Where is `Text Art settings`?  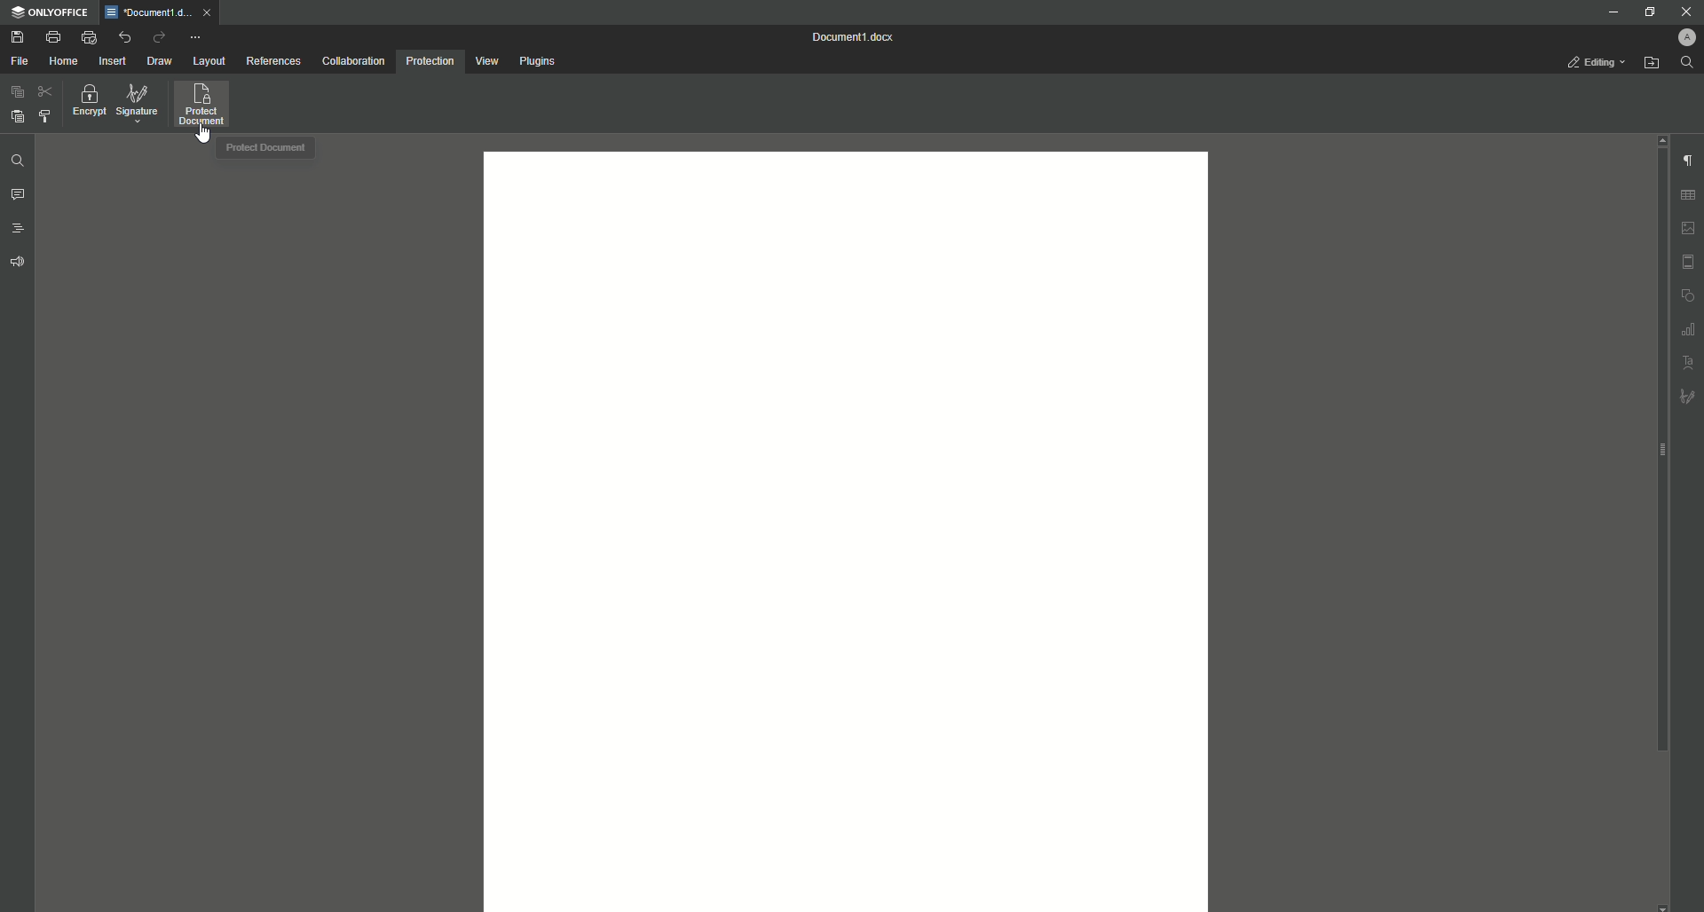
Text Art settings is located at coordinates (1689, 362).